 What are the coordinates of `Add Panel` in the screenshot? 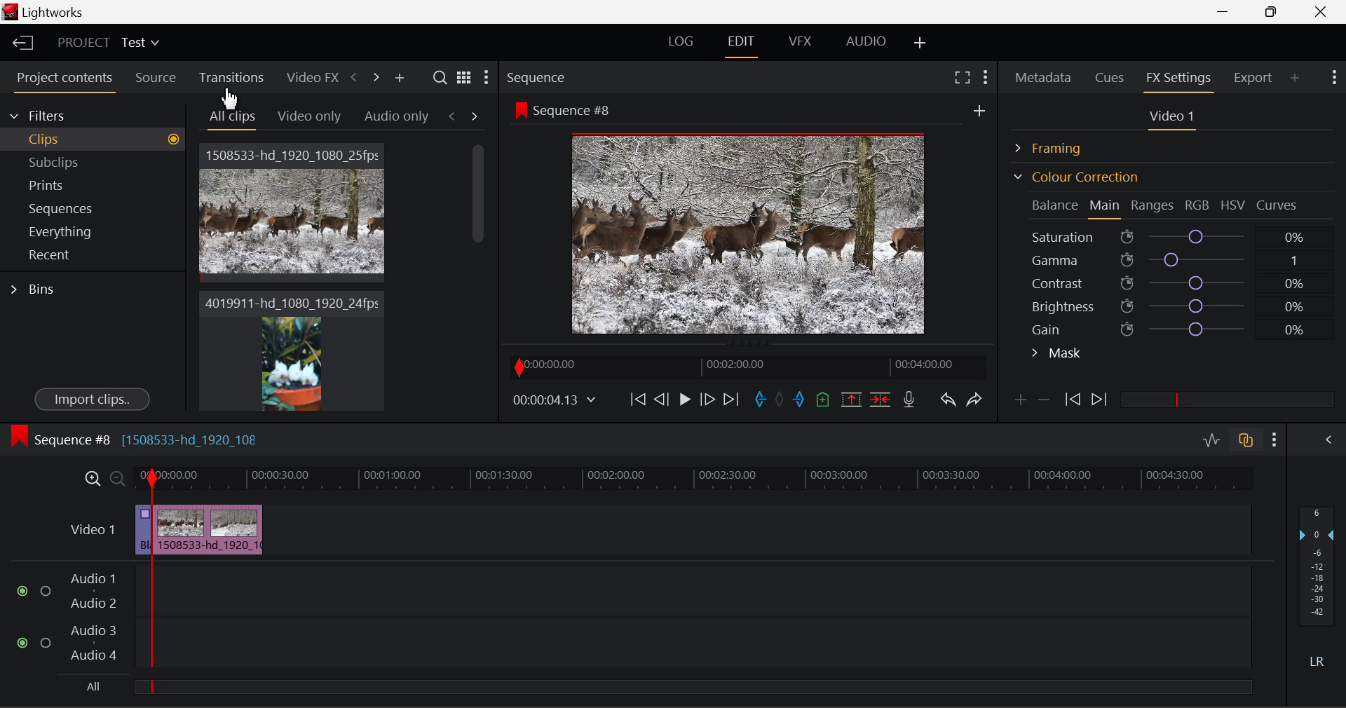 It's located at (1296, 77).